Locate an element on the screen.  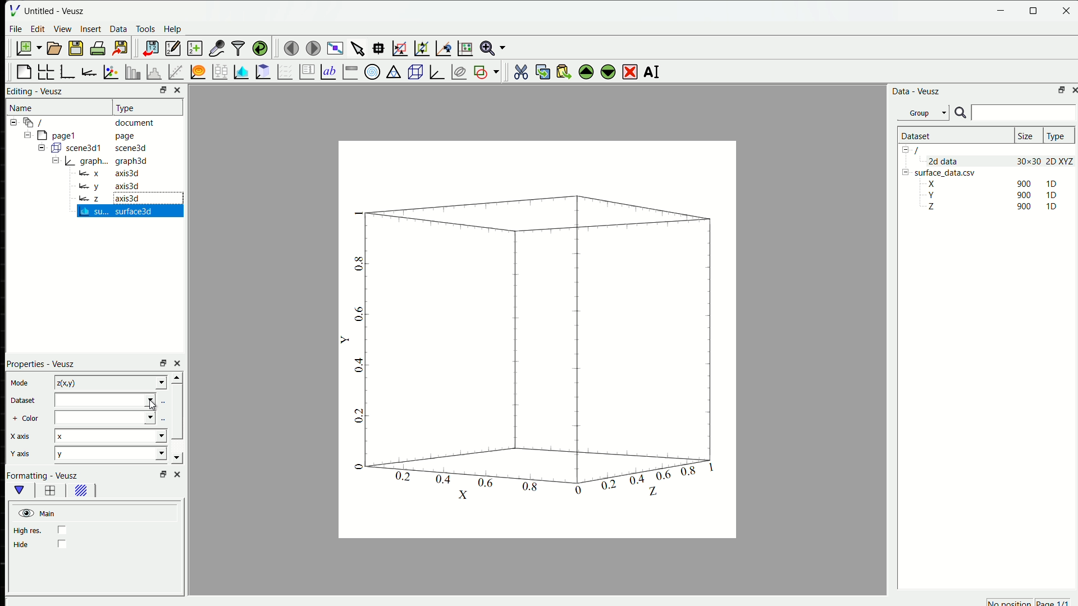
+ Color is located at coordinates (26, 419).